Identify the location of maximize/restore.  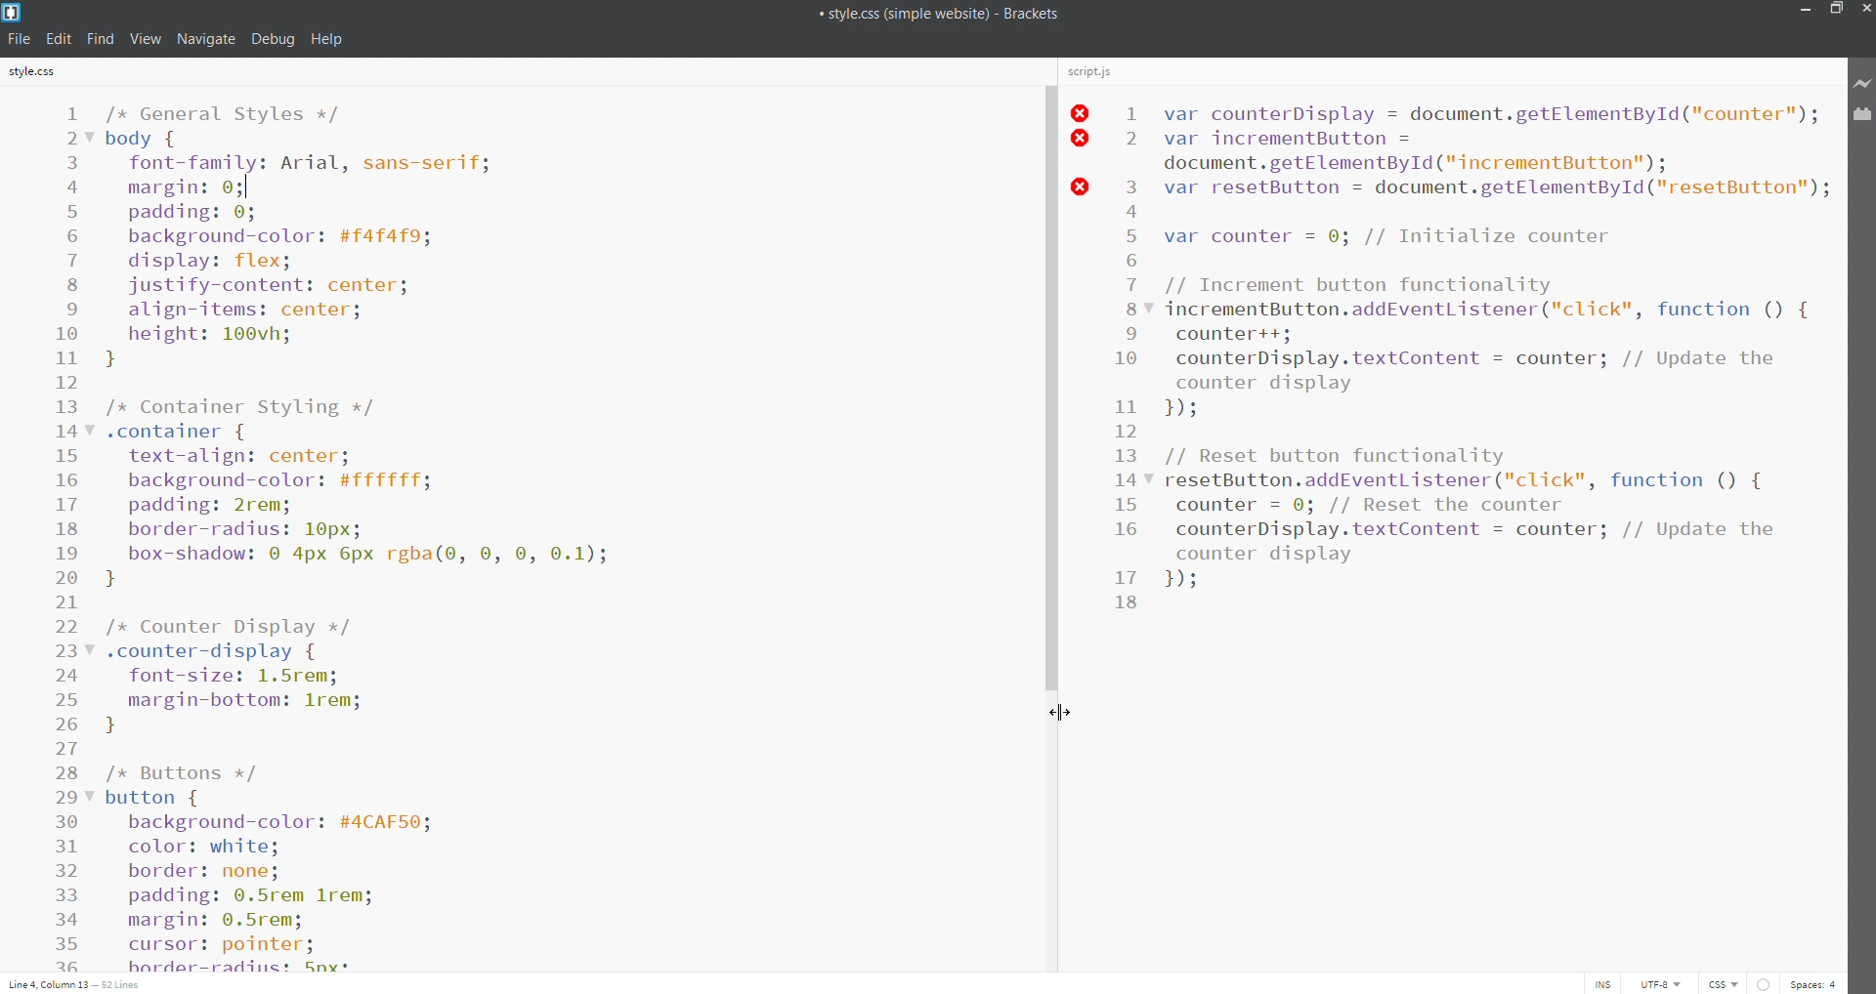
(1835, 11).